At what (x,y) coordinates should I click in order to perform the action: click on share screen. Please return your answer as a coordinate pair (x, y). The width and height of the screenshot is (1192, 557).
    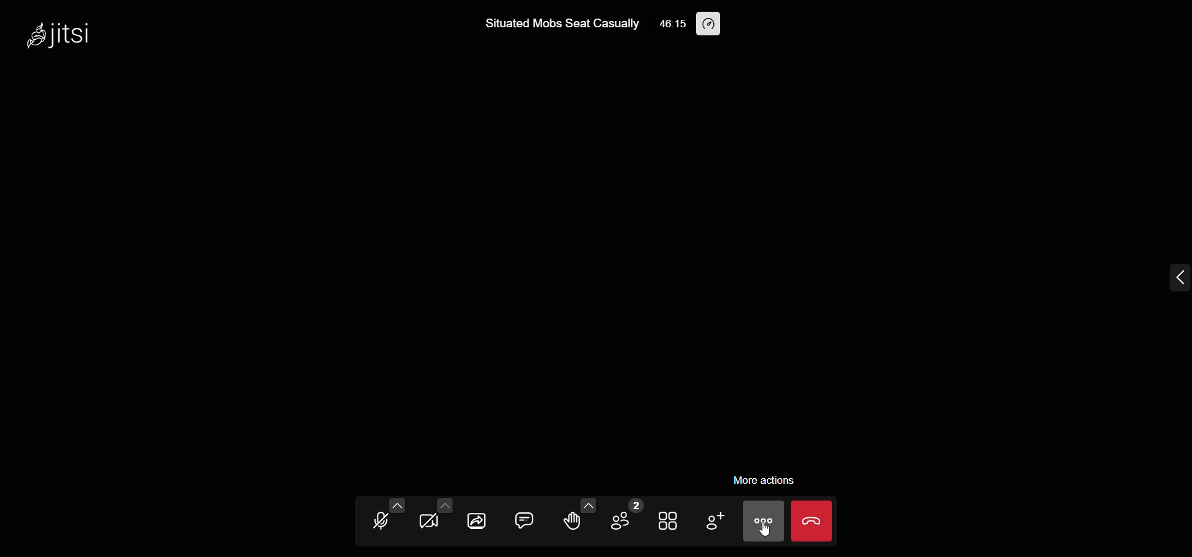
    Looking at the image, I should click on (479, 519).